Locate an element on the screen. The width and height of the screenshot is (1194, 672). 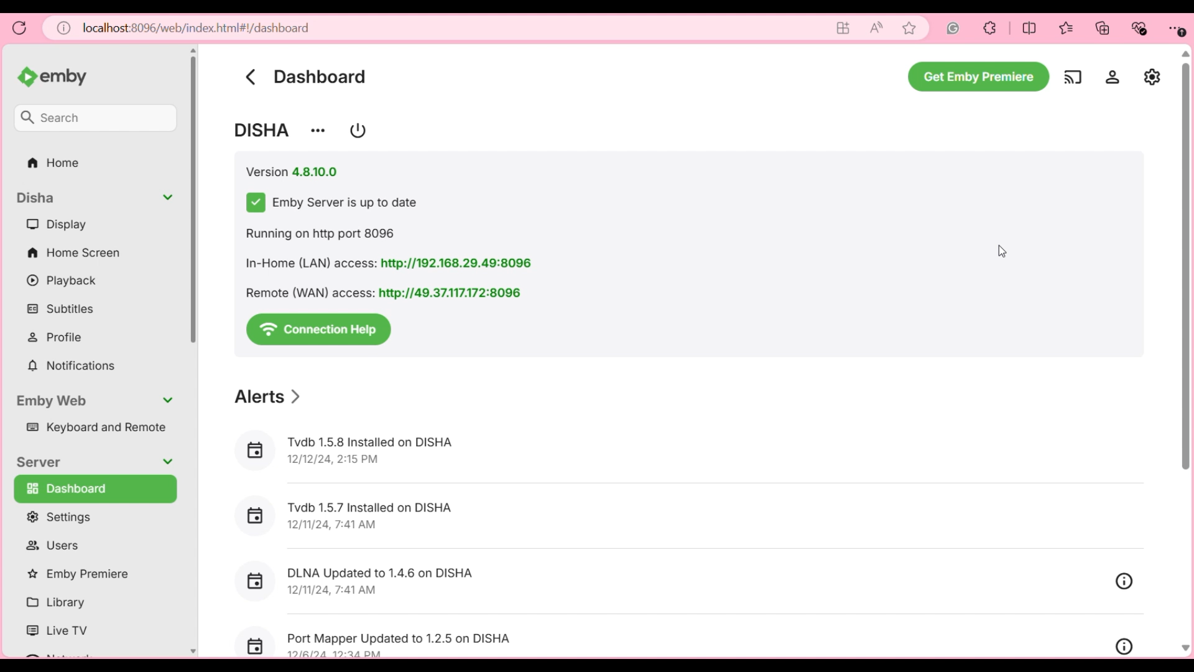
Collapse respective section is located at coordinates (168, 330).